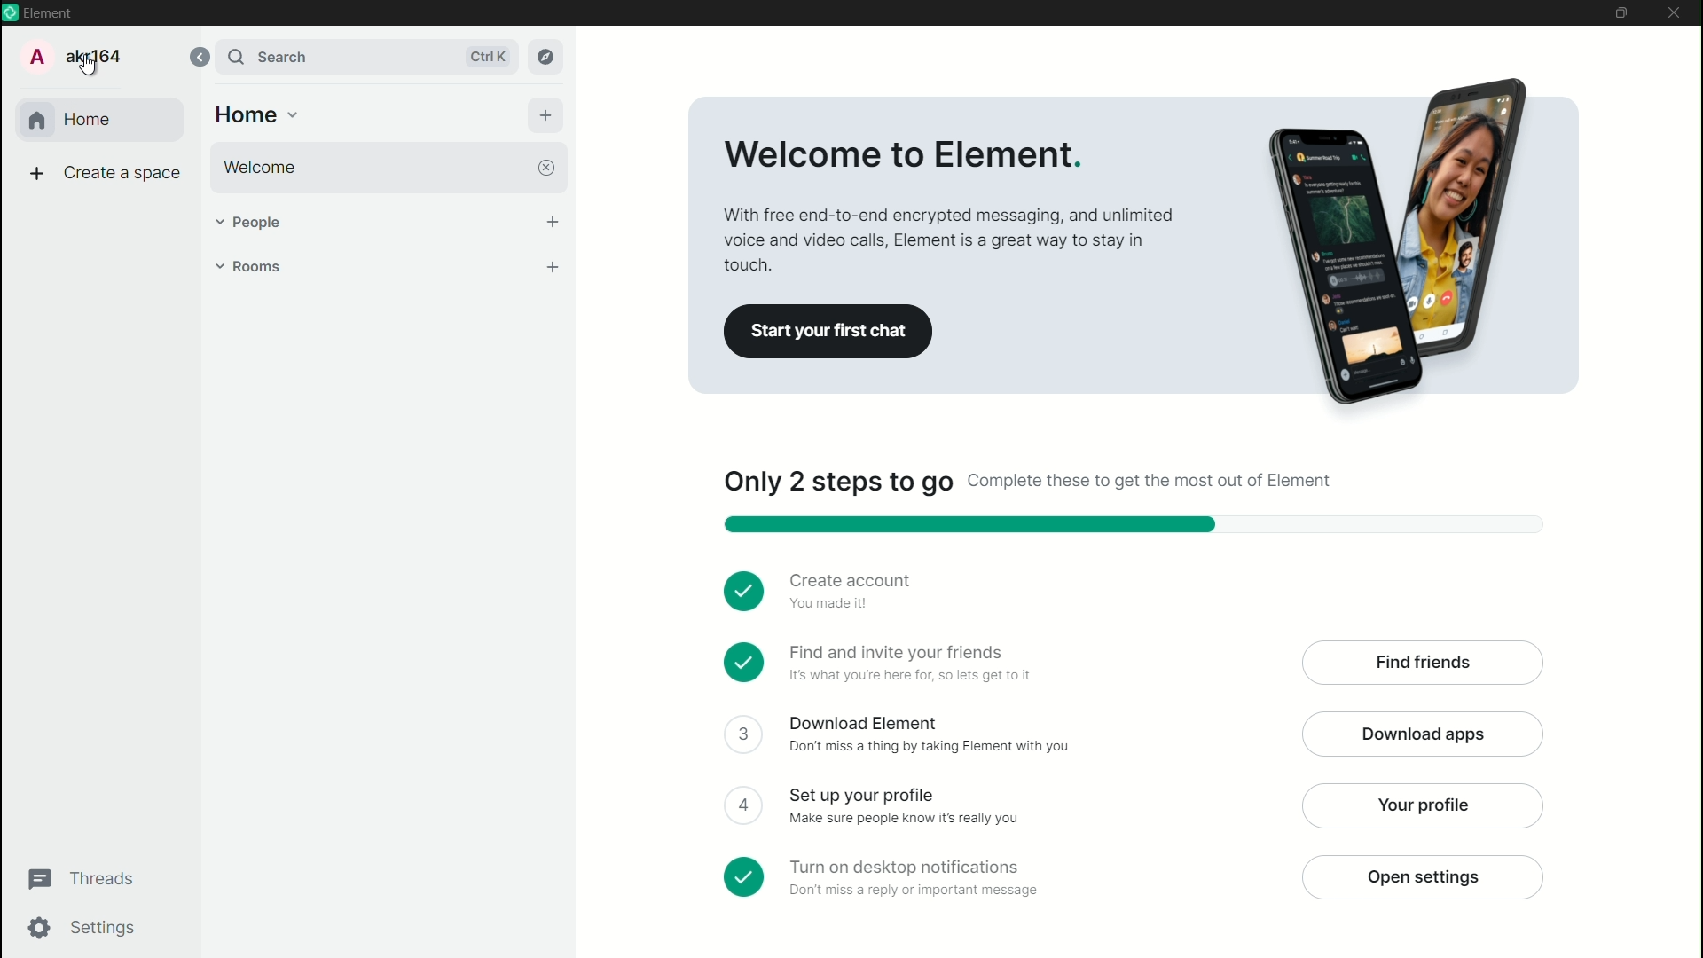 The image size is (1703, 958). I want to click on profile icon, so click(37, 58).